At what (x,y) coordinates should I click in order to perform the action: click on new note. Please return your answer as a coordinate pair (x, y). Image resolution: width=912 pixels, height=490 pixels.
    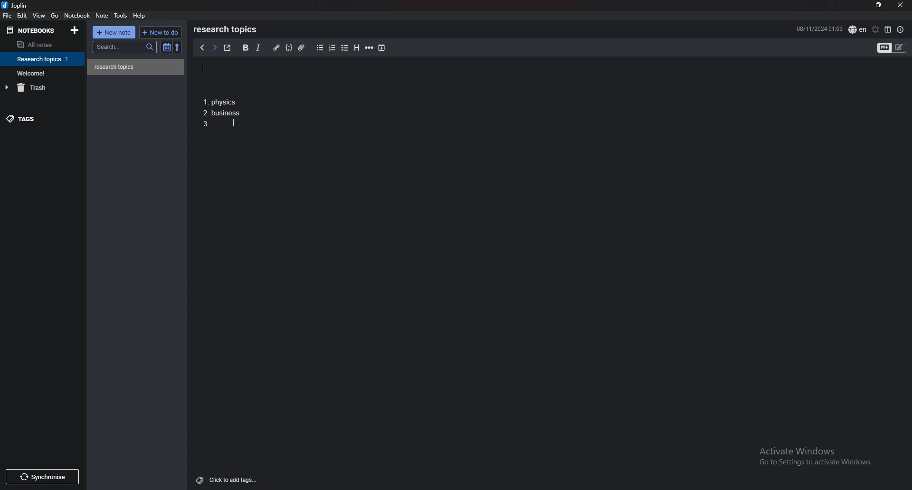
    Looking at the image, I should click on (115, 32).